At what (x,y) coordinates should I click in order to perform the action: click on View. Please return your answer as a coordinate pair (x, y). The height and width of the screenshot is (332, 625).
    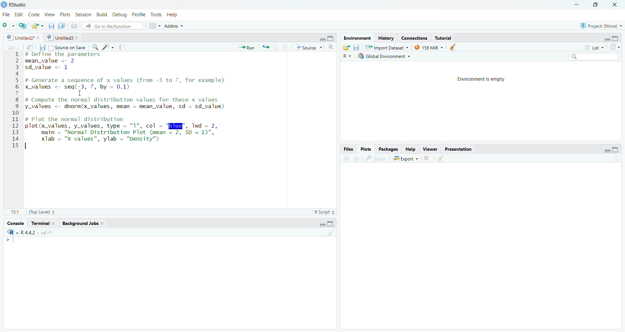
    Looking at the image, I should click on (48, 14).